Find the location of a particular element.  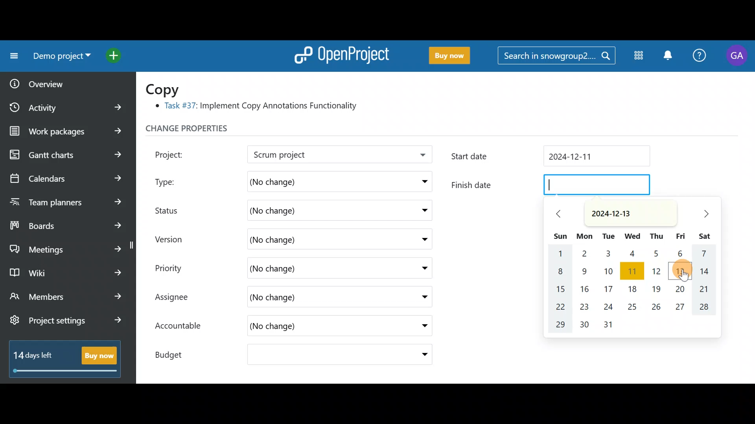

Budget is located at coordinates (177, 353).